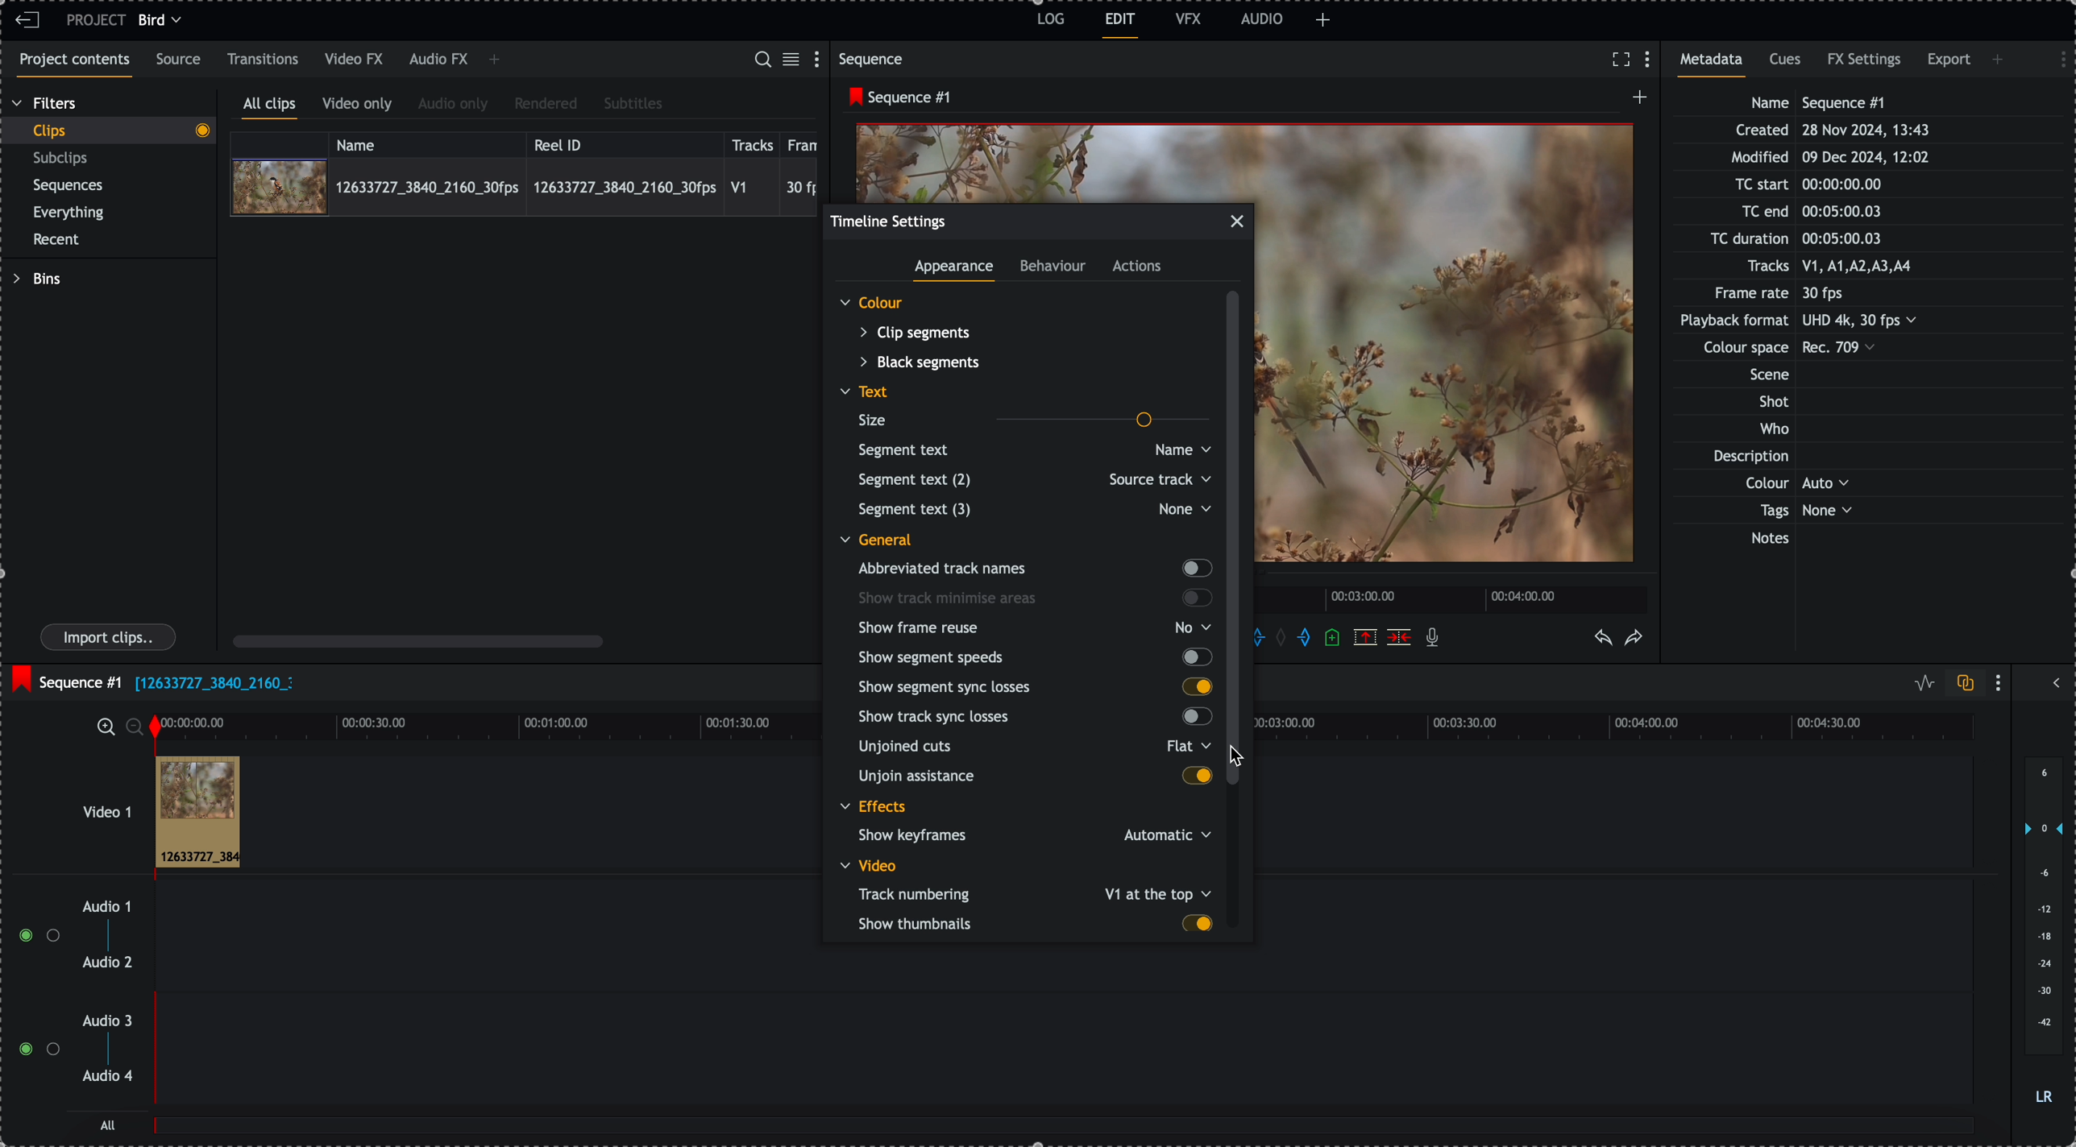 The width and height of the screenshot is (2076, 1147). Describe the element at coordinates (27, 21) in the screenshot. I see `leave` at that location.